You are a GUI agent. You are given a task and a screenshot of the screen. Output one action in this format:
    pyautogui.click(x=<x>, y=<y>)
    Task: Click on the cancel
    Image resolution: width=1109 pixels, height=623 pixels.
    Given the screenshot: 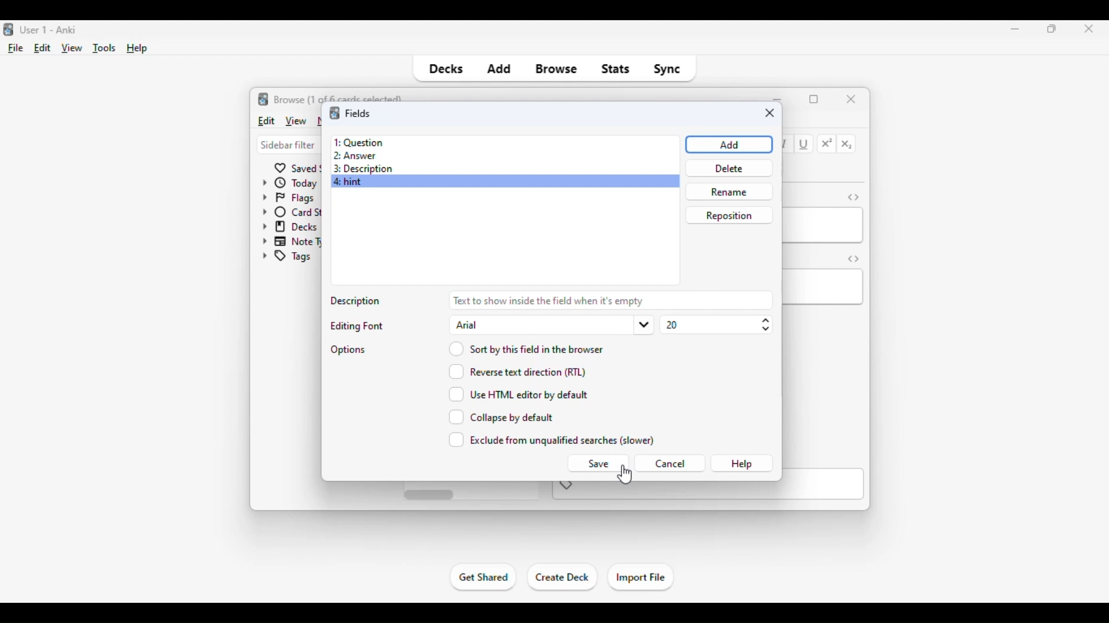 What is the action you would take?
    pyautogui.click(x=669, y=464)
    